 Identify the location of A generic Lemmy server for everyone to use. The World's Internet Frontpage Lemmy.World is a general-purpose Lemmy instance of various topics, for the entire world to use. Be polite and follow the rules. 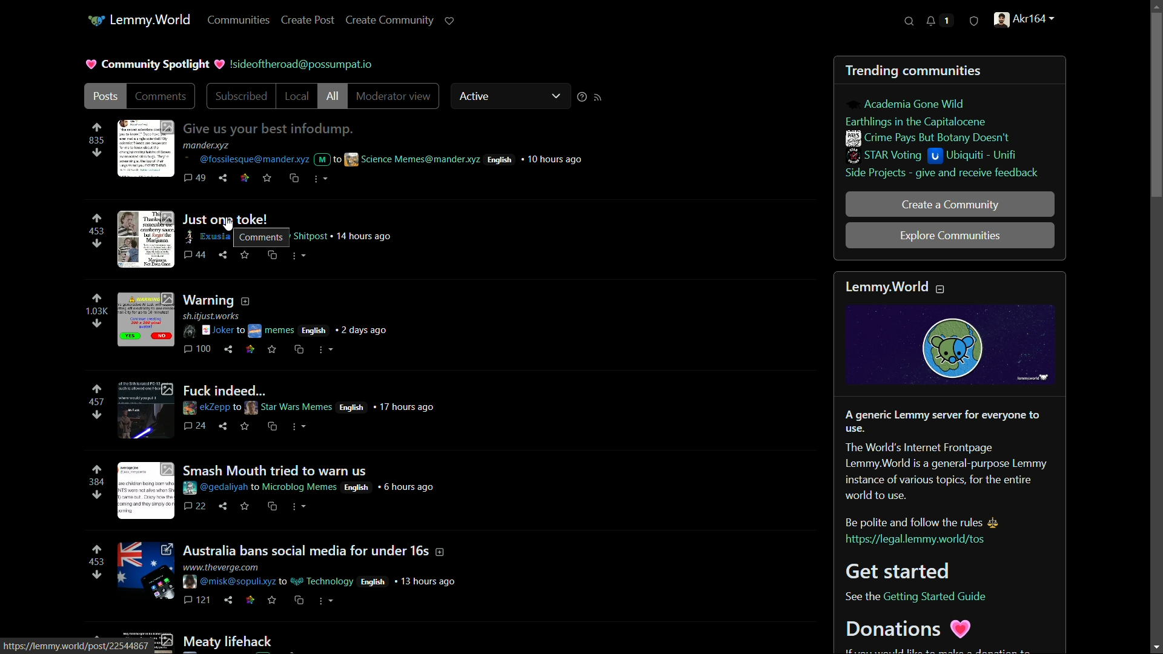
(947, 468).